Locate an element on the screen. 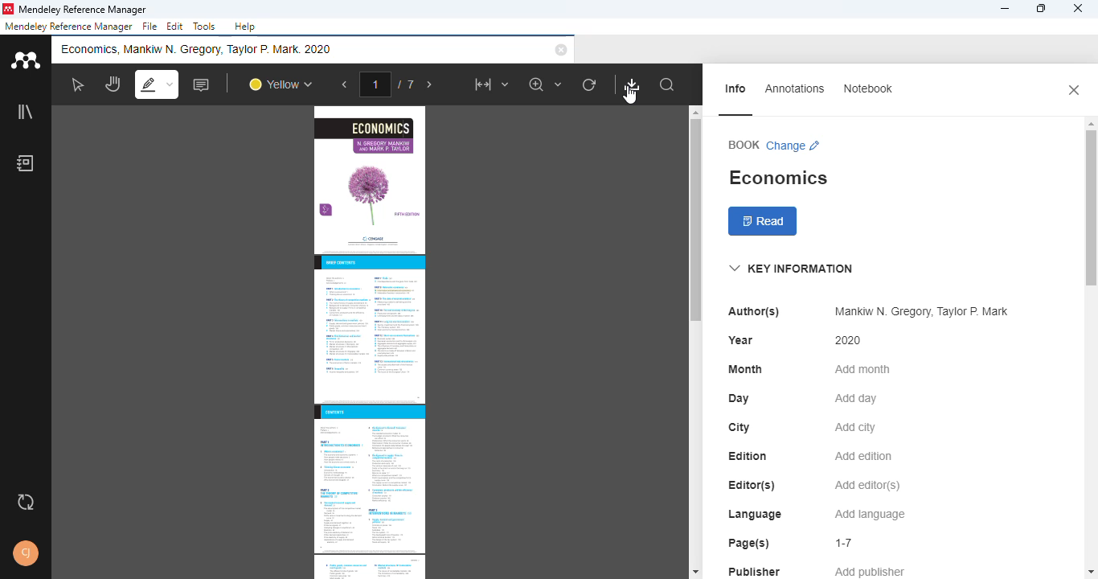 The height and width of the screenshot is (579, 1098). add city is located at coordinates (855, 428).